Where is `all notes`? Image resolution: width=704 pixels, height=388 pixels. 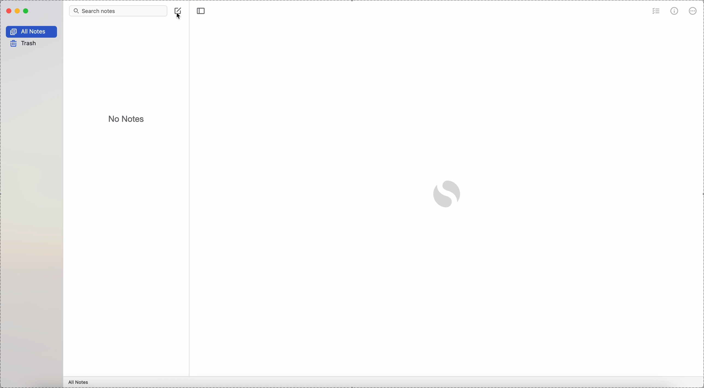
all notes is located at coordinates (32, 32).